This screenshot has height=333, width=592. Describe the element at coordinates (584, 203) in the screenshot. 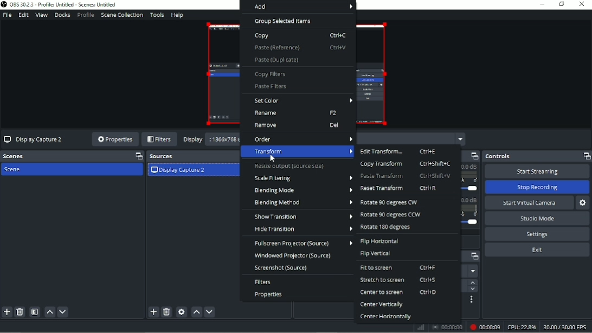

I see `Configure virtual camera` at that location.